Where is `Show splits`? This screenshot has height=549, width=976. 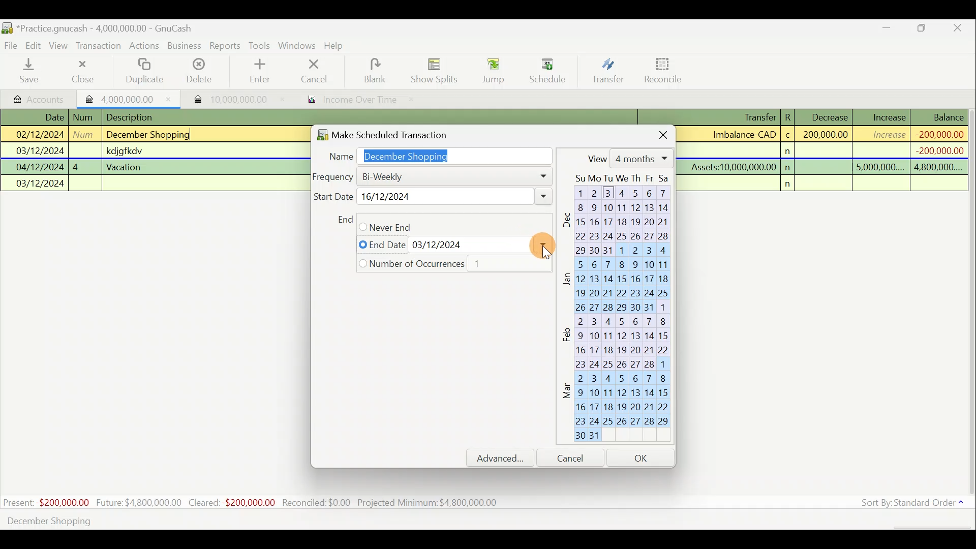
Show splits is located at coordinates (437, 70).